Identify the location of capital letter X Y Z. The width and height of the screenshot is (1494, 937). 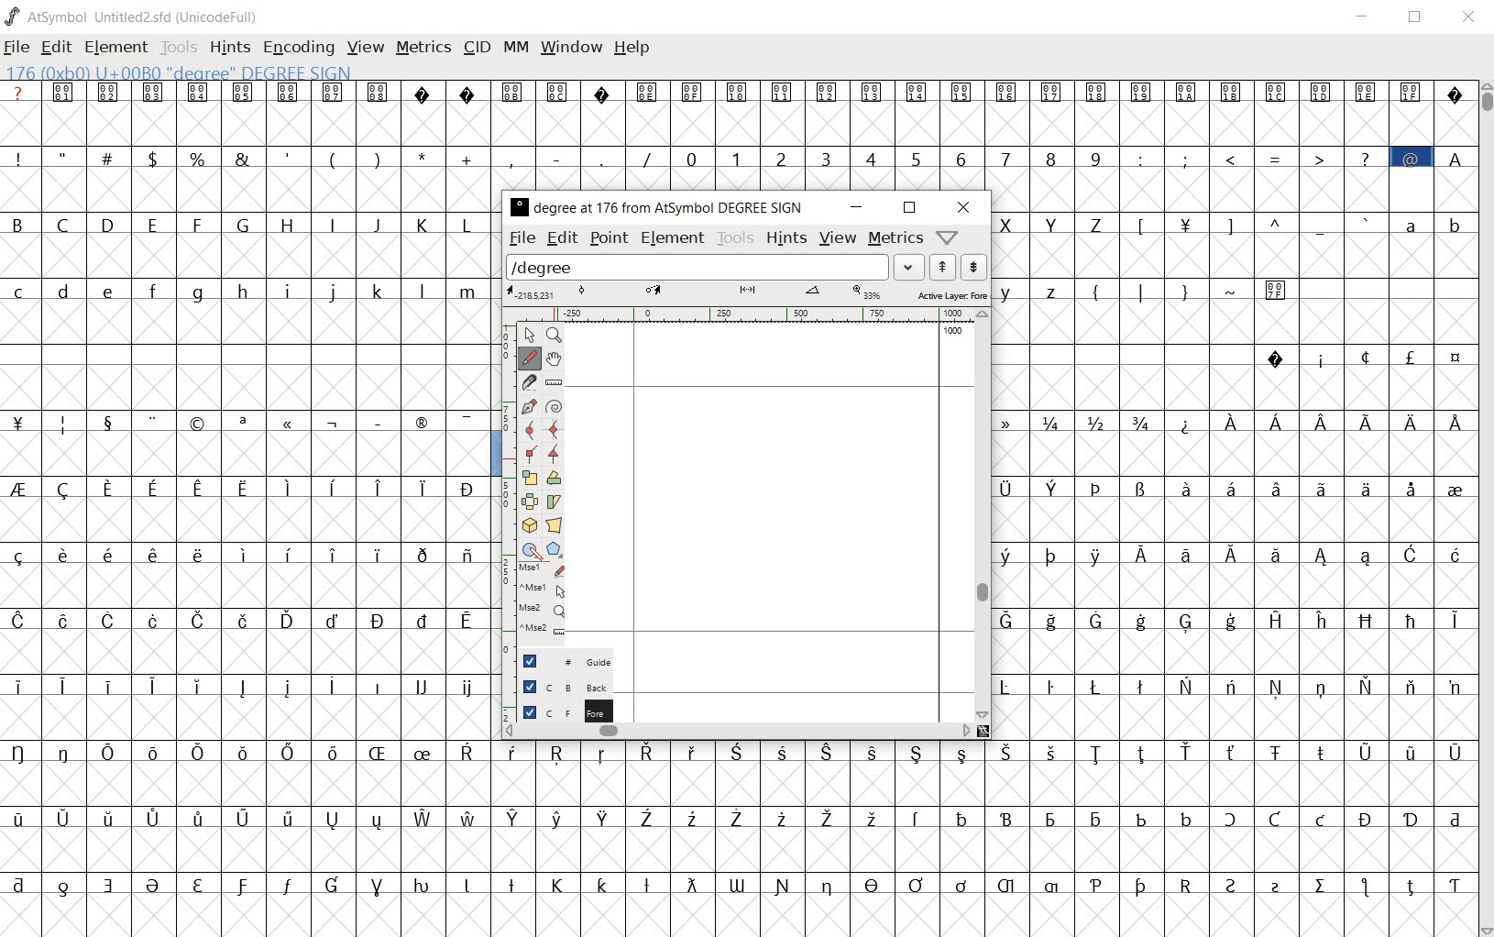
(1059, 224).